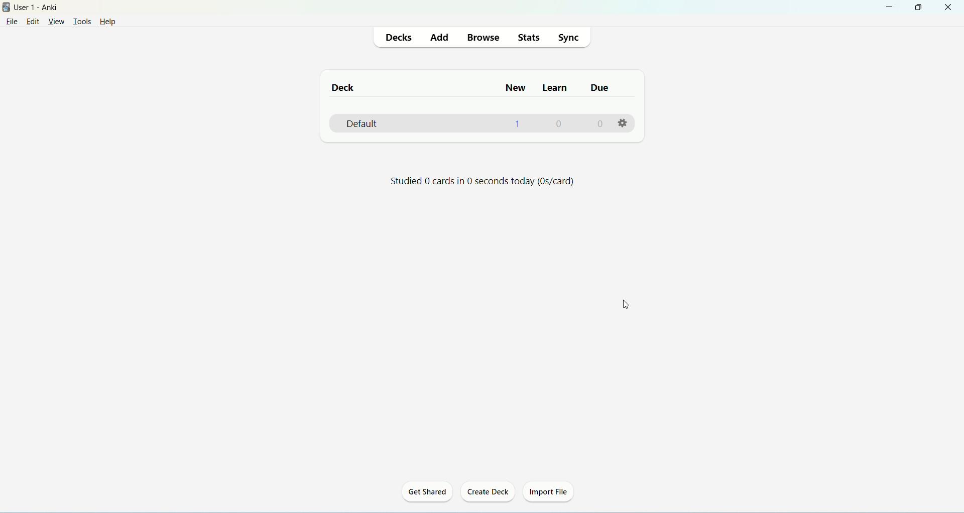  Describe the element at coordinates (57, 21) in the screenshot. I see `view` at that location.